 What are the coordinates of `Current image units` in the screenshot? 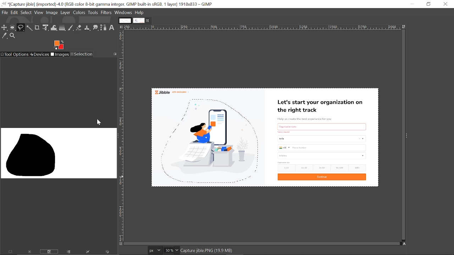 It's located at (155, 250).